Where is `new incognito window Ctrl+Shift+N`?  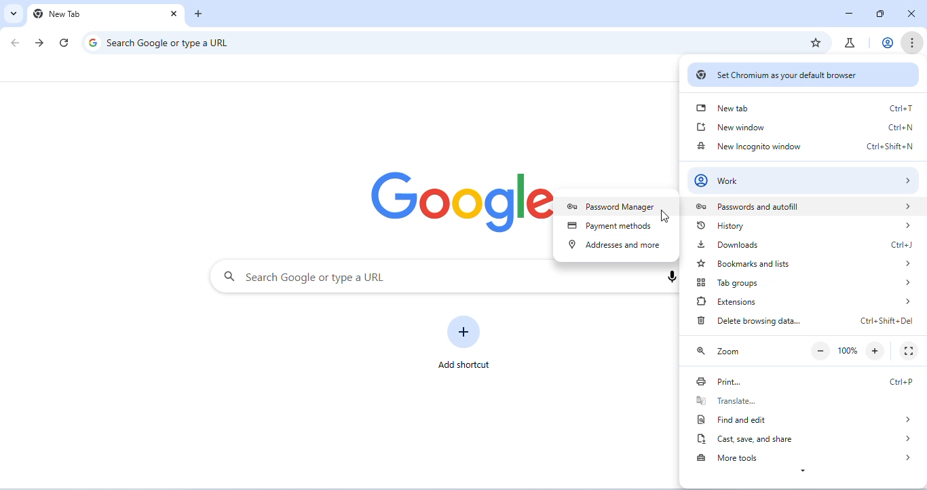 new incognito window Ctrl+Shift+N is located at coordinates (804, 147).